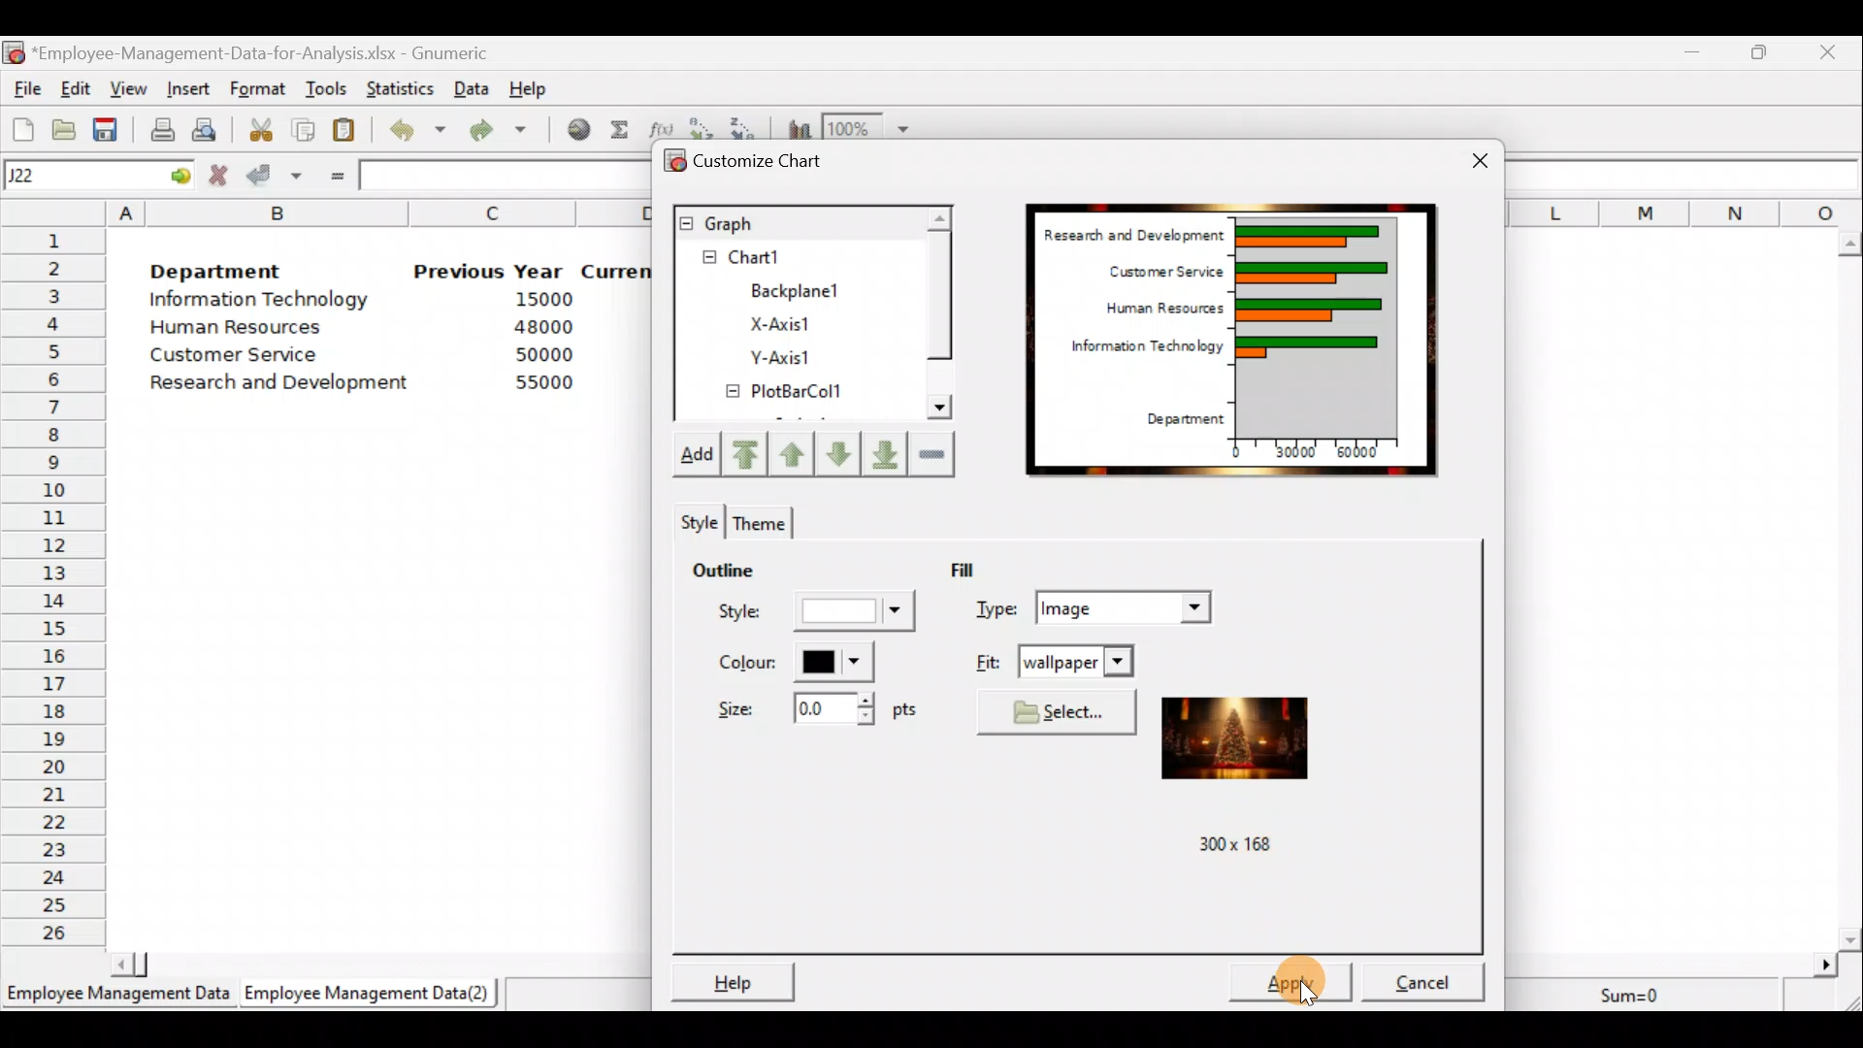 The height and width of the screenshot is (1048, 1863). I want to click on Human Resources, so click(250, 329).